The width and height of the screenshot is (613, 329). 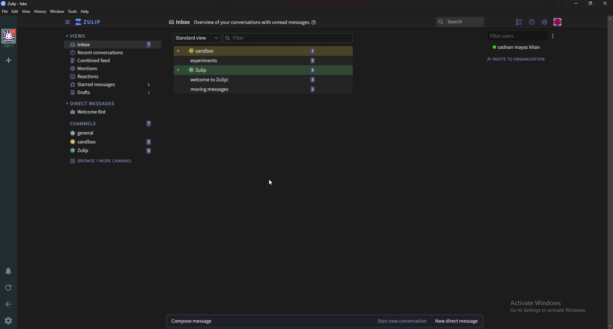 I want to click on back, so click(x=8, y=303).